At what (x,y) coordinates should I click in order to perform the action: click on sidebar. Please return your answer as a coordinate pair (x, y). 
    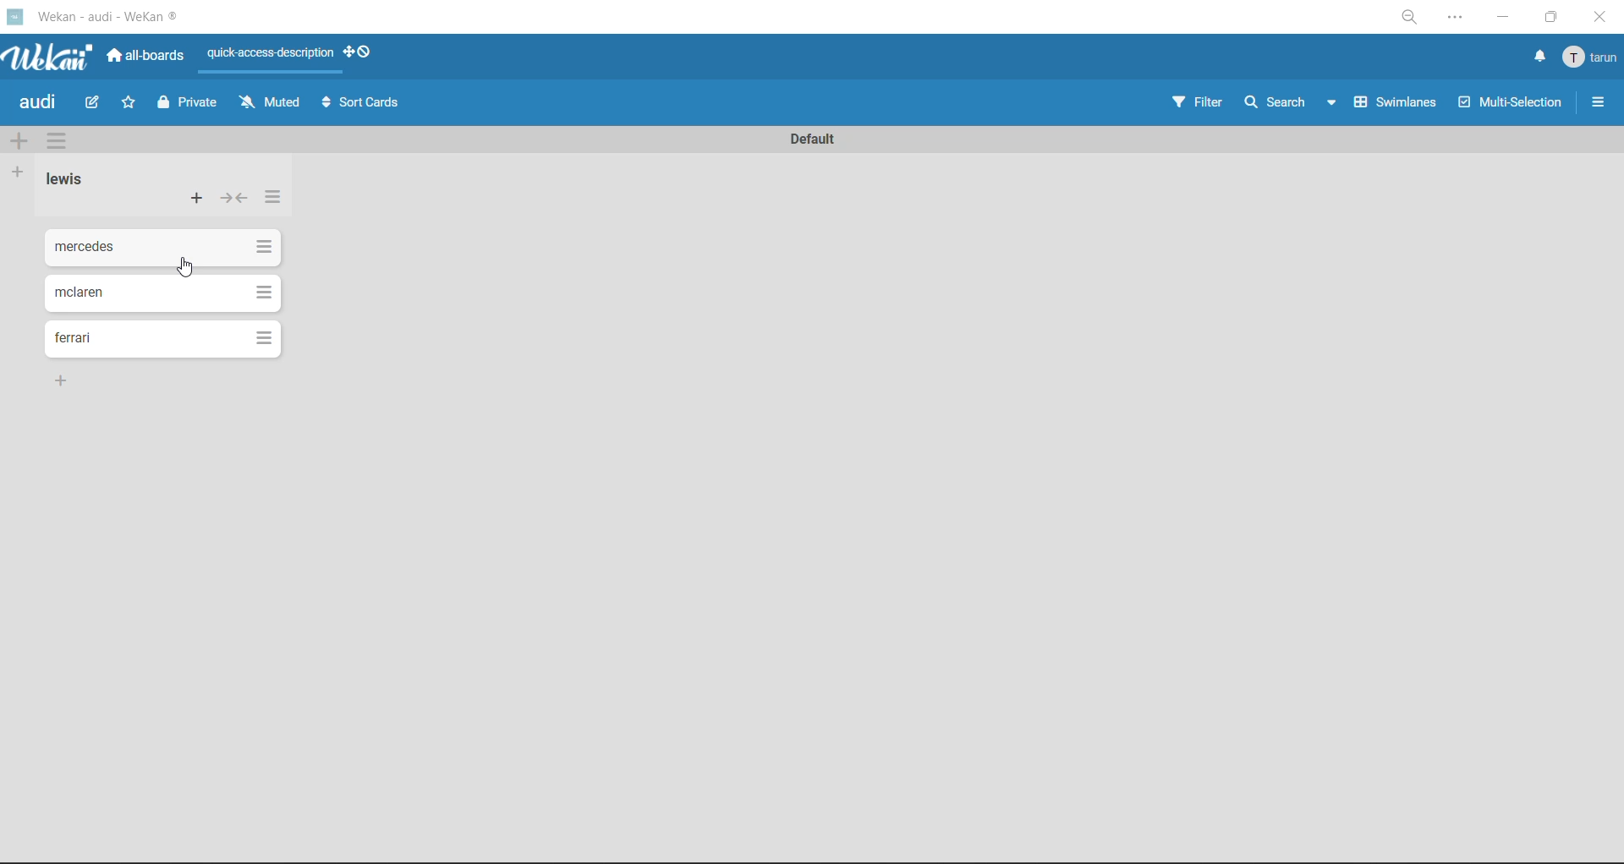
    Looking at the image, I should click on (1599, 102).